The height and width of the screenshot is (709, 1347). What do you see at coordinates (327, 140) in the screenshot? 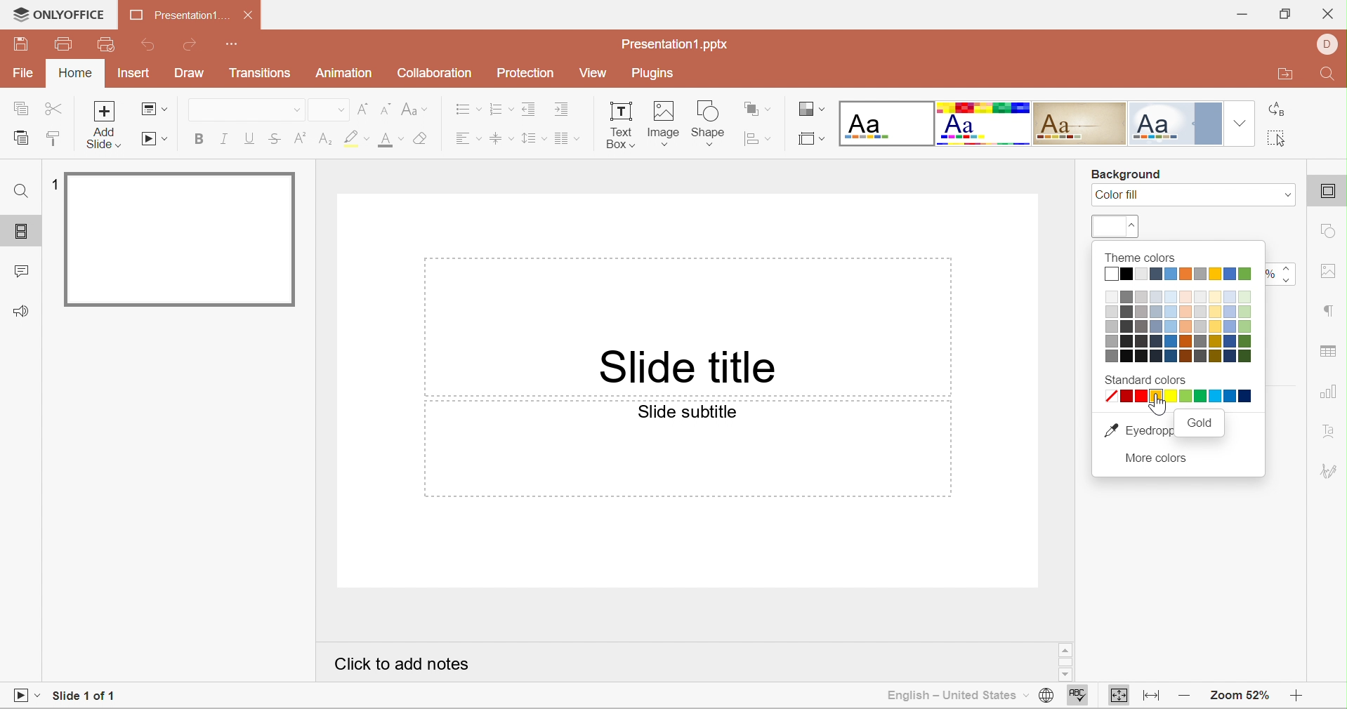
I see `Subscript` at bounding box center [327, 140].